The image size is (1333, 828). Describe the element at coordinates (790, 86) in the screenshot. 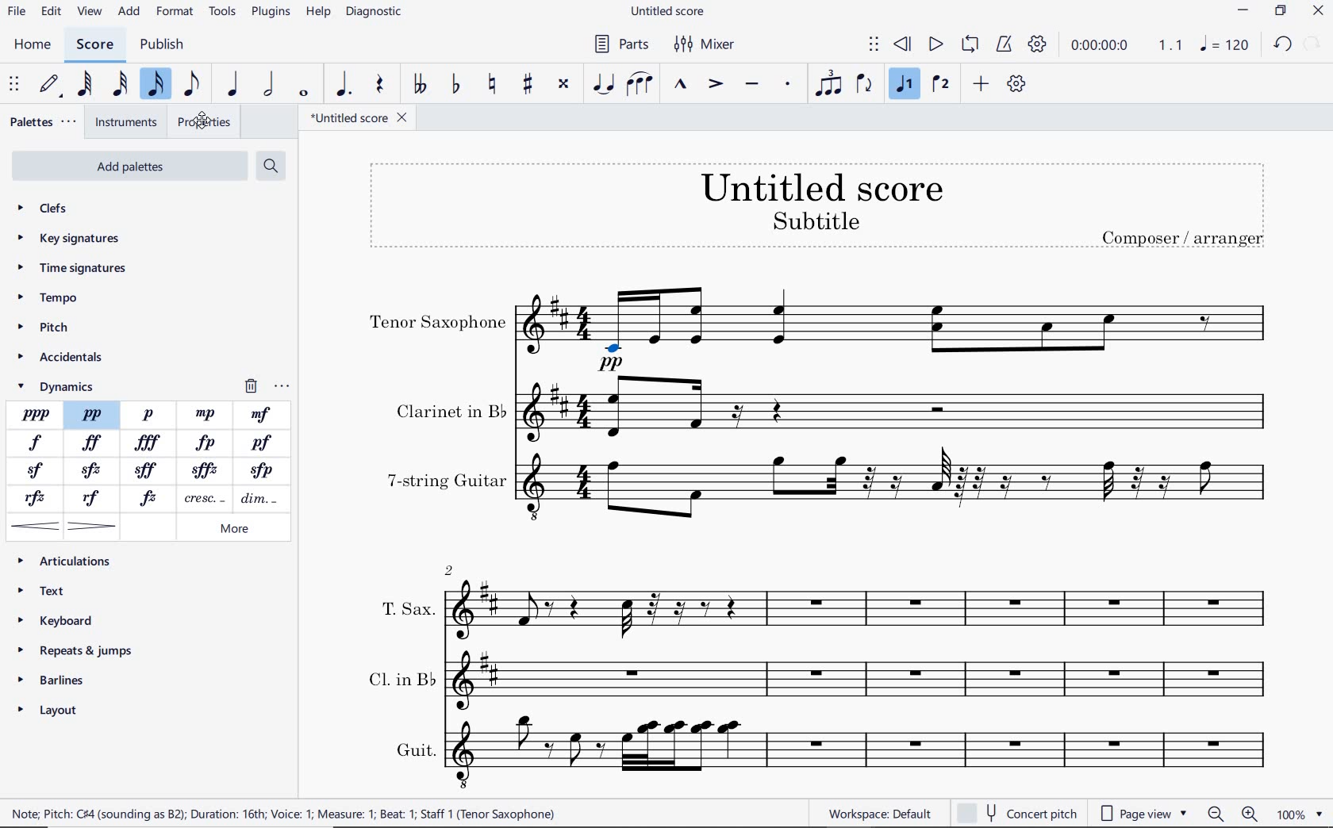

I see `STACCATO` at that location.